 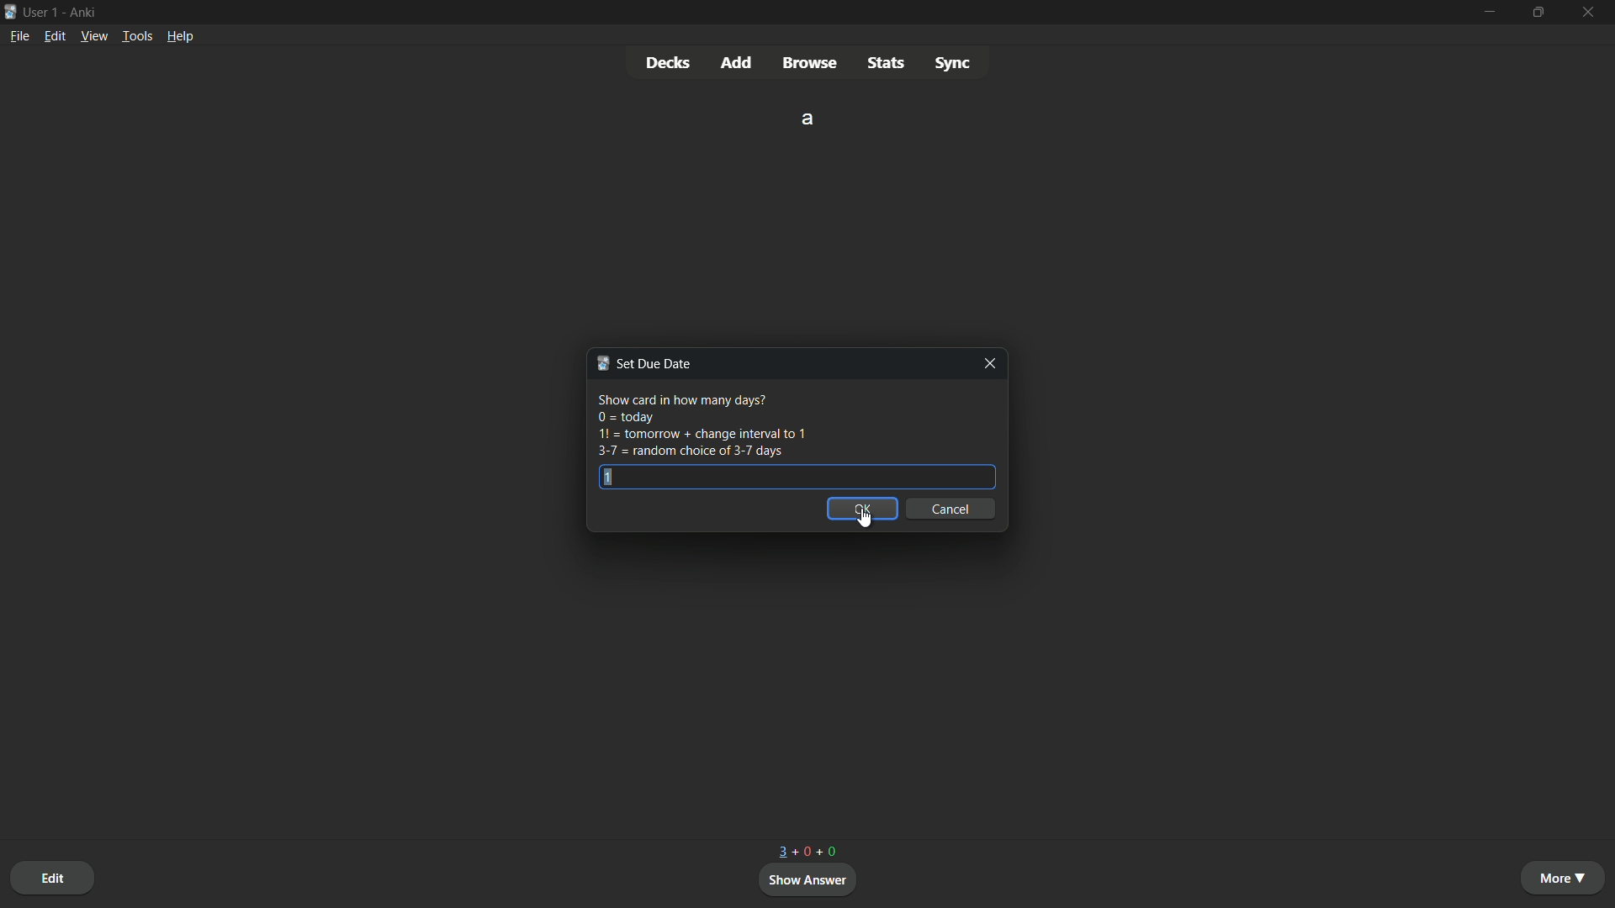 What do you see at coordinates (952, 509) in the screenshot?
I see `cancel` at bounding box center [952, 509].